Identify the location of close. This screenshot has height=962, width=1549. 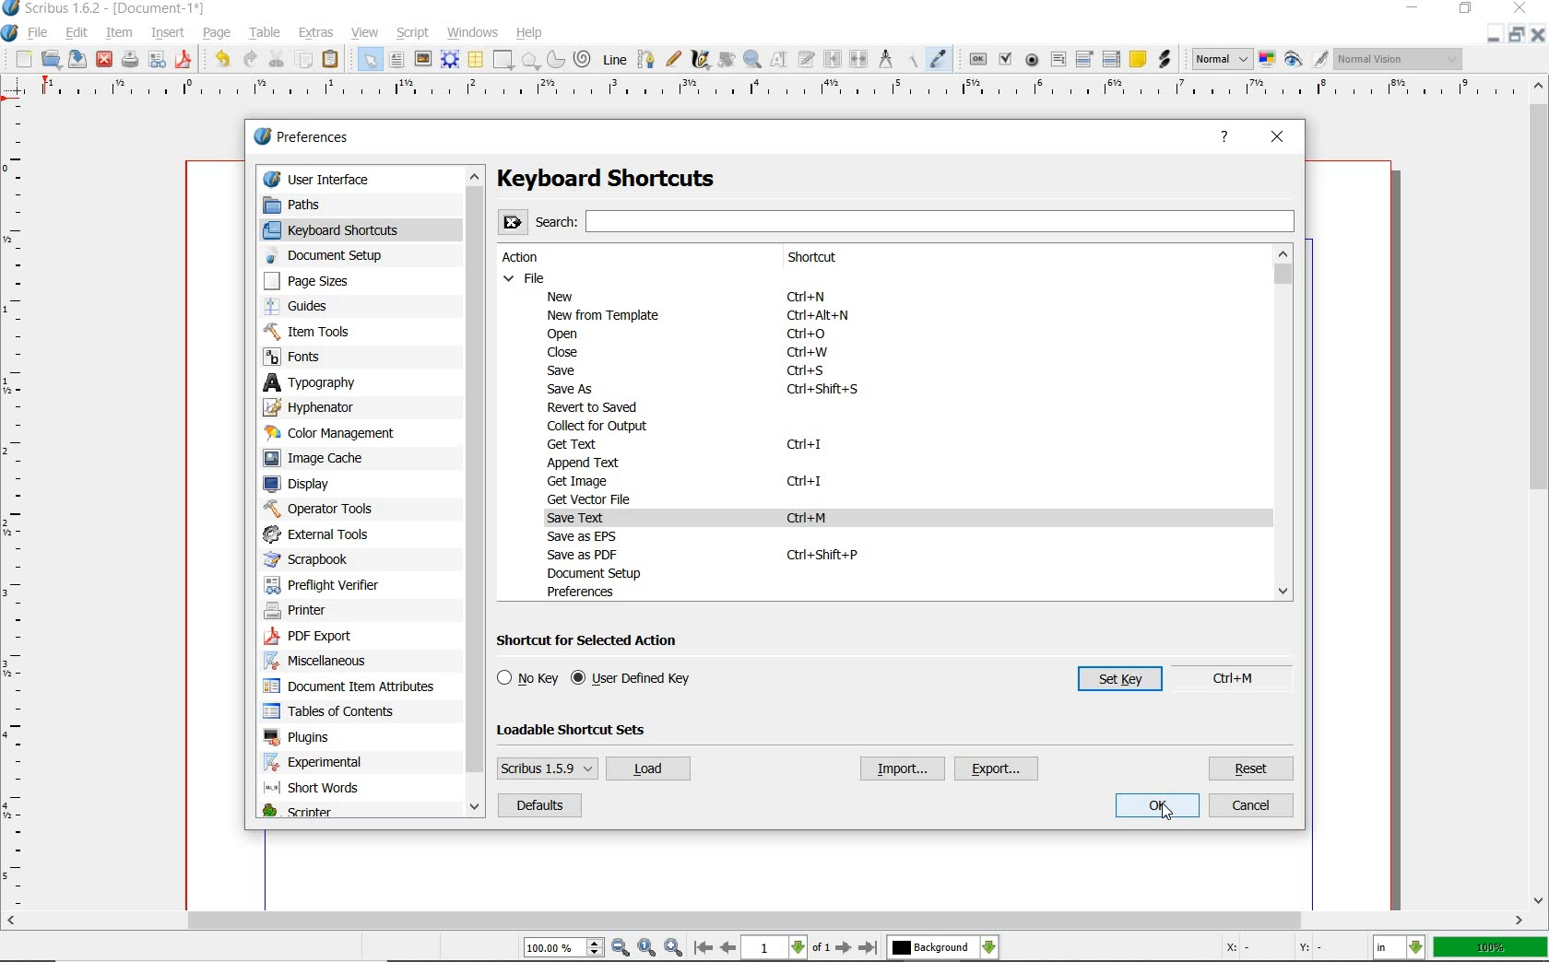
(559, 353).